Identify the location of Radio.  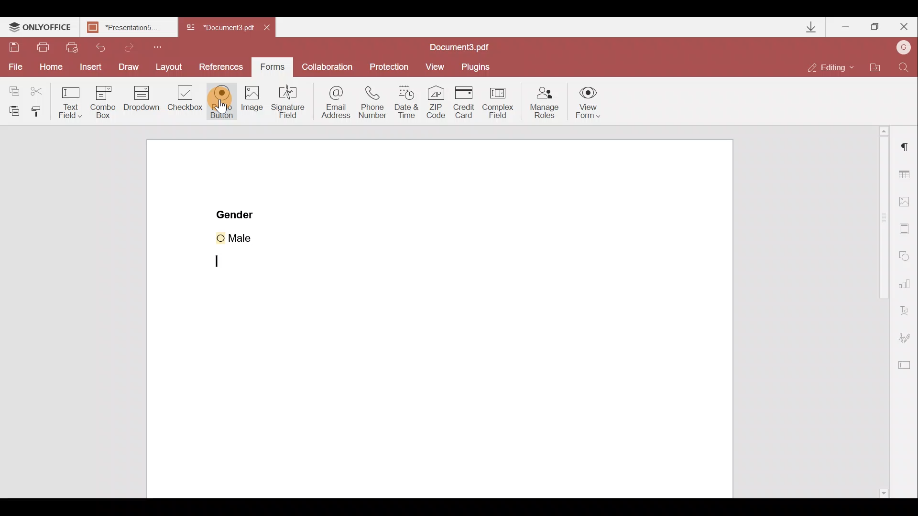
(222, 102).